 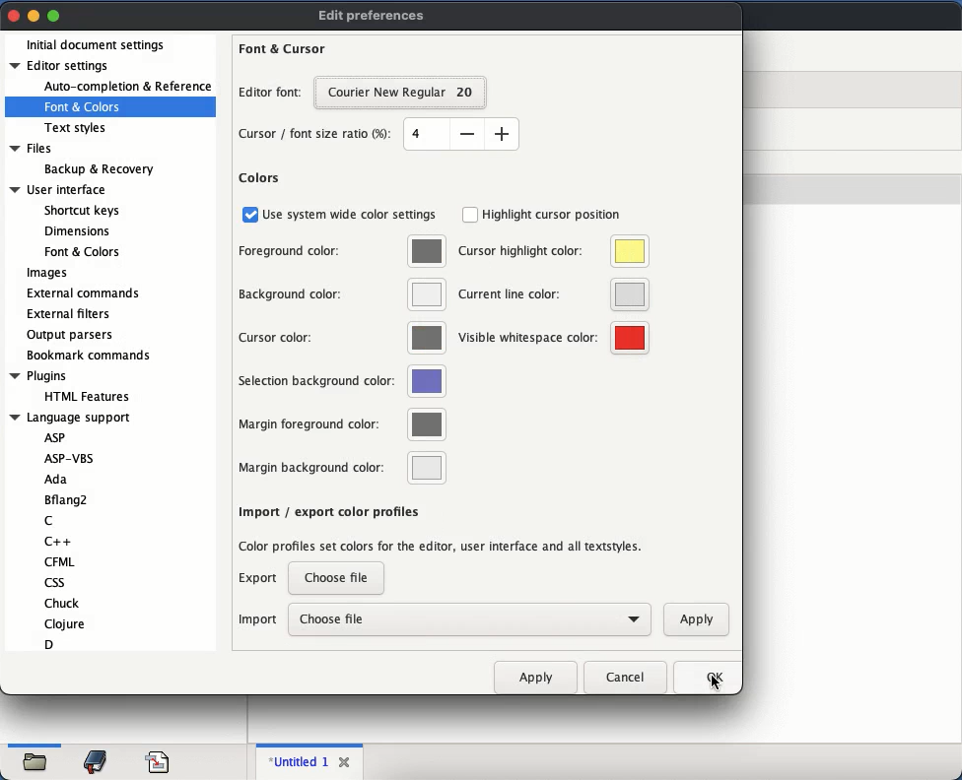 I want to click on decrease, so click(x=467, y=134).